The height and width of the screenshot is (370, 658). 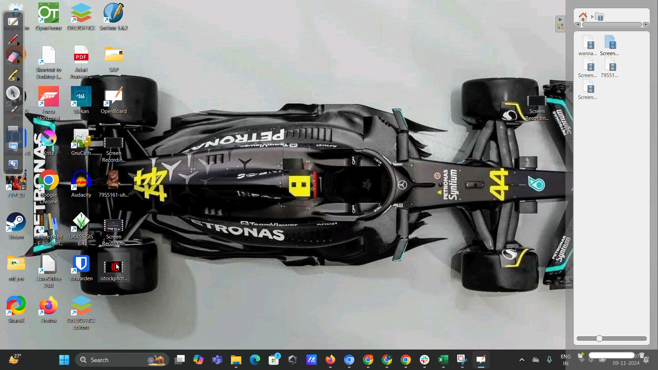 What do you see at coordinates (580, 356) in the screenshot?
I see `create new folder` at bounding box center [580, 356].